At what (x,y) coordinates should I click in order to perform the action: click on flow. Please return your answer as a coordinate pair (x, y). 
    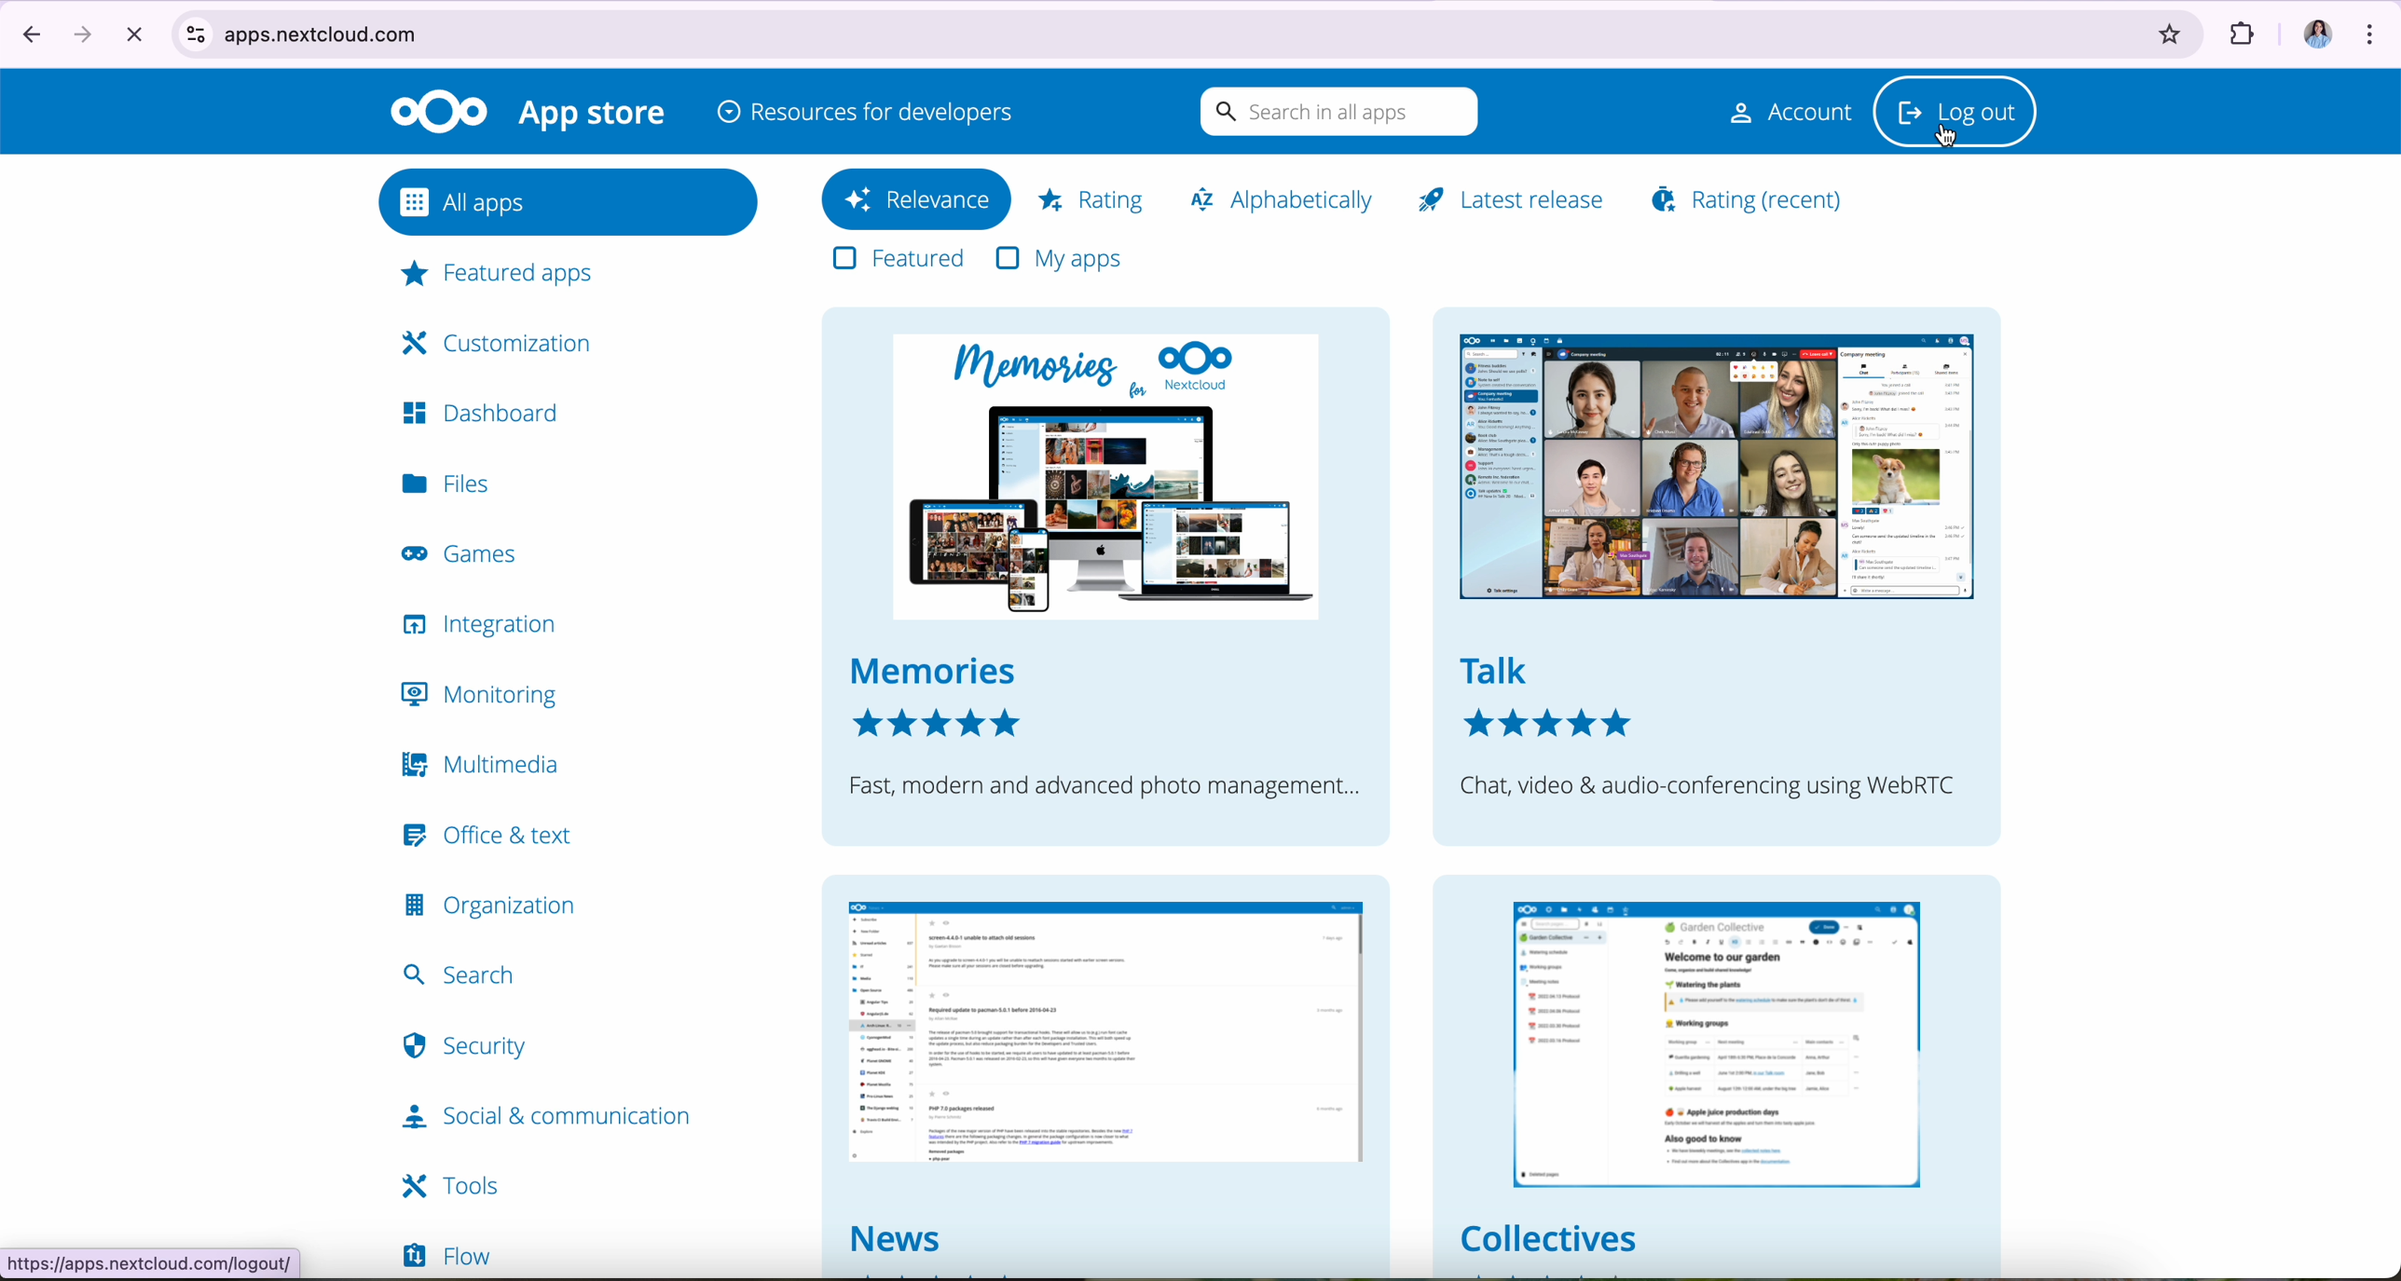
    Looking at the image, I should click on (448, 1256).